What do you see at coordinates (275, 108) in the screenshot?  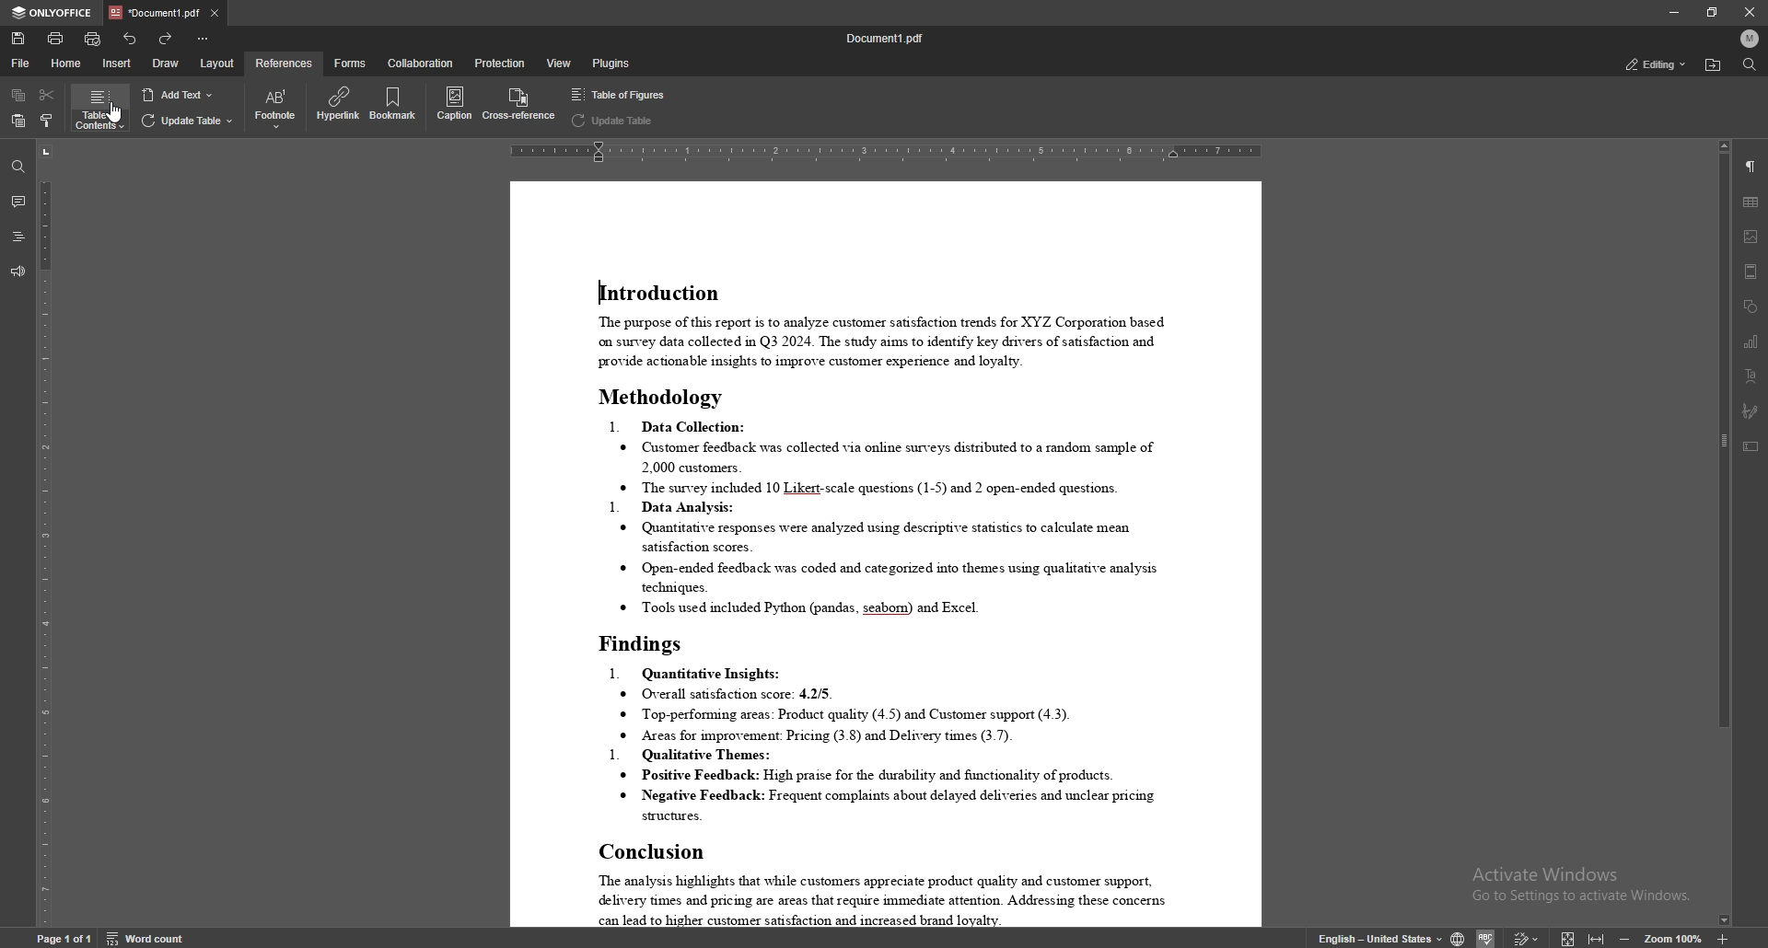 I see `footnote` at bounding box center [275, 108].